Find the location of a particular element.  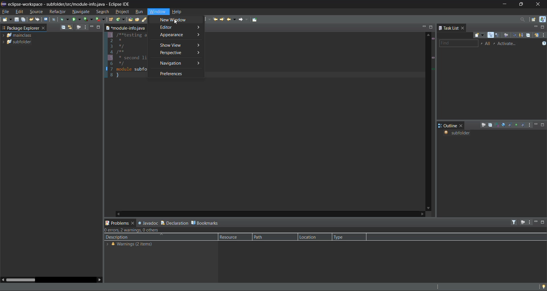

java is located at coordinates (542, 19).